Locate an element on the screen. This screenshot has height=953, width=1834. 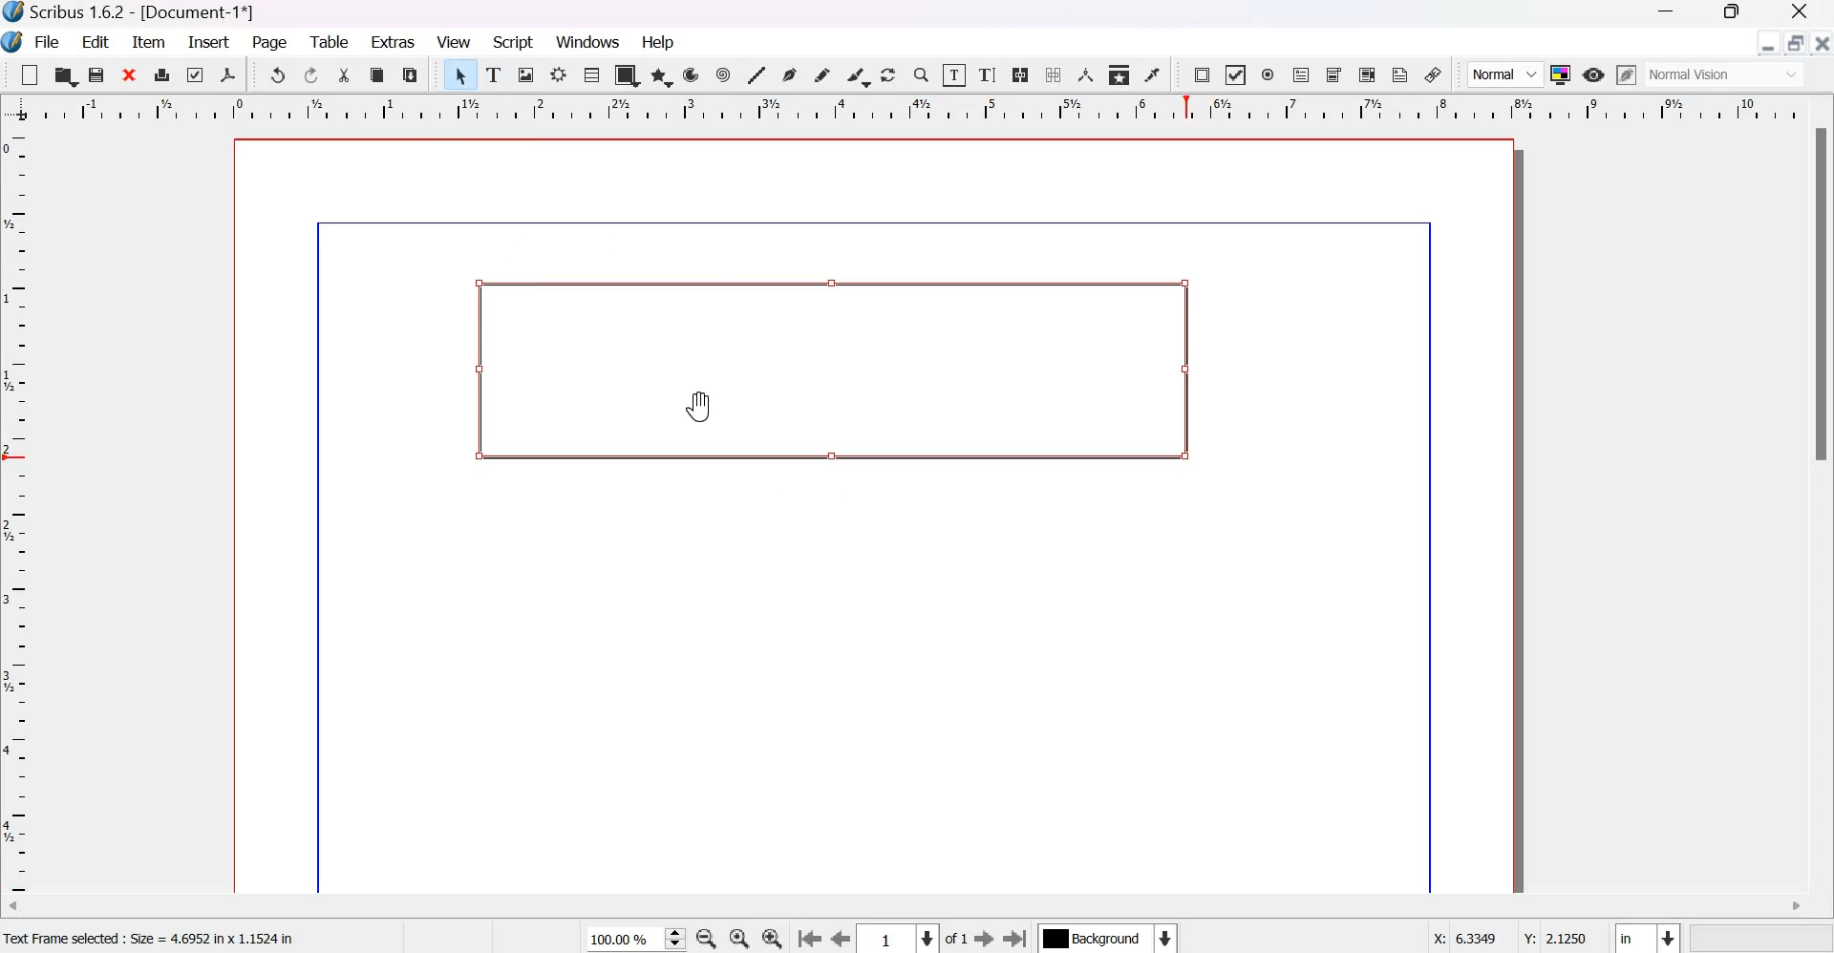
Calligraphic line is located at coordinates (858, 74).